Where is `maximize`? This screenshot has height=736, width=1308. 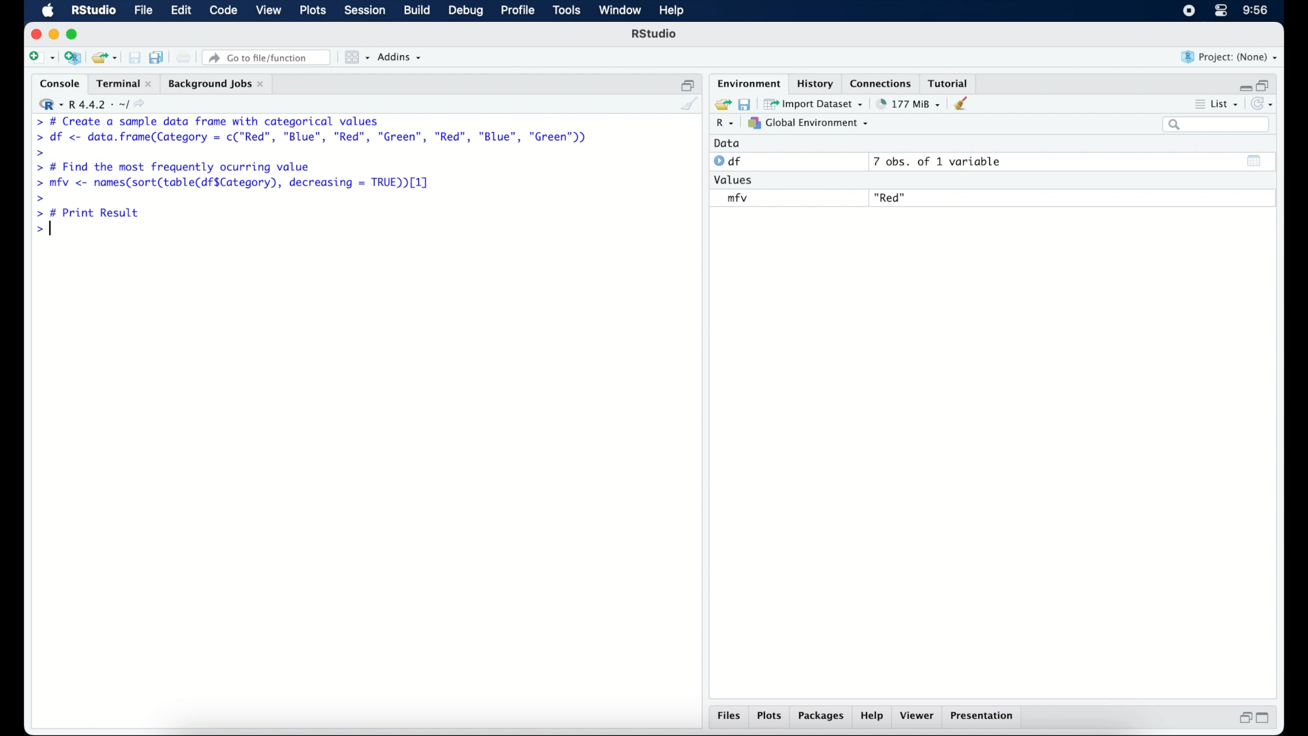 maximize is located at coordinates (74, 35).